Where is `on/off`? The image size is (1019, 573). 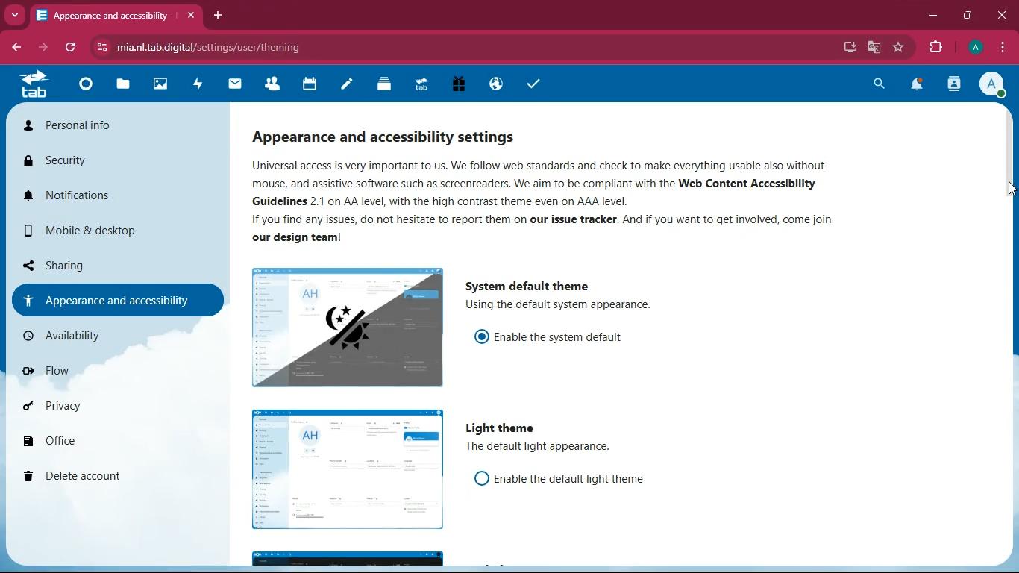 on/off is located at coordinates (475, 336).